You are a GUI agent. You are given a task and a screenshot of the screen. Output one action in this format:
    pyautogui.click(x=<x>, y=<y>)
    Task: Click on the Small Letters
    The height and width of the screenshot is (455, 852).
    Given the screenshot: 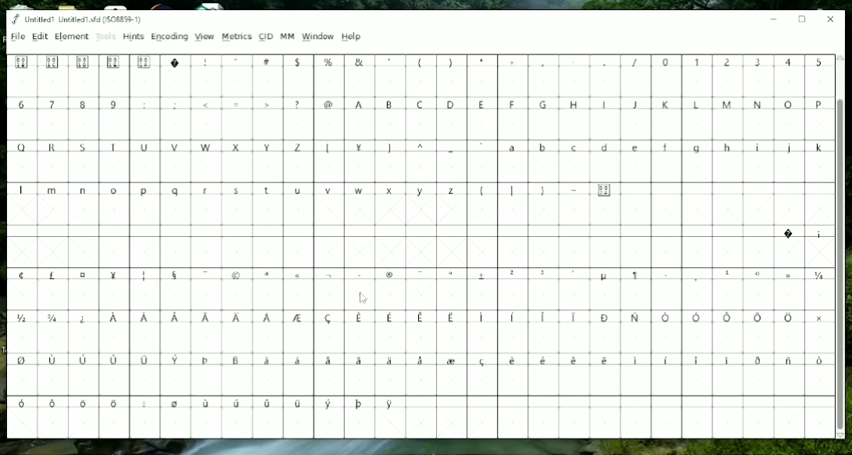 What is the action you would take?
    pyautogui.click(x=237, y=192)
    